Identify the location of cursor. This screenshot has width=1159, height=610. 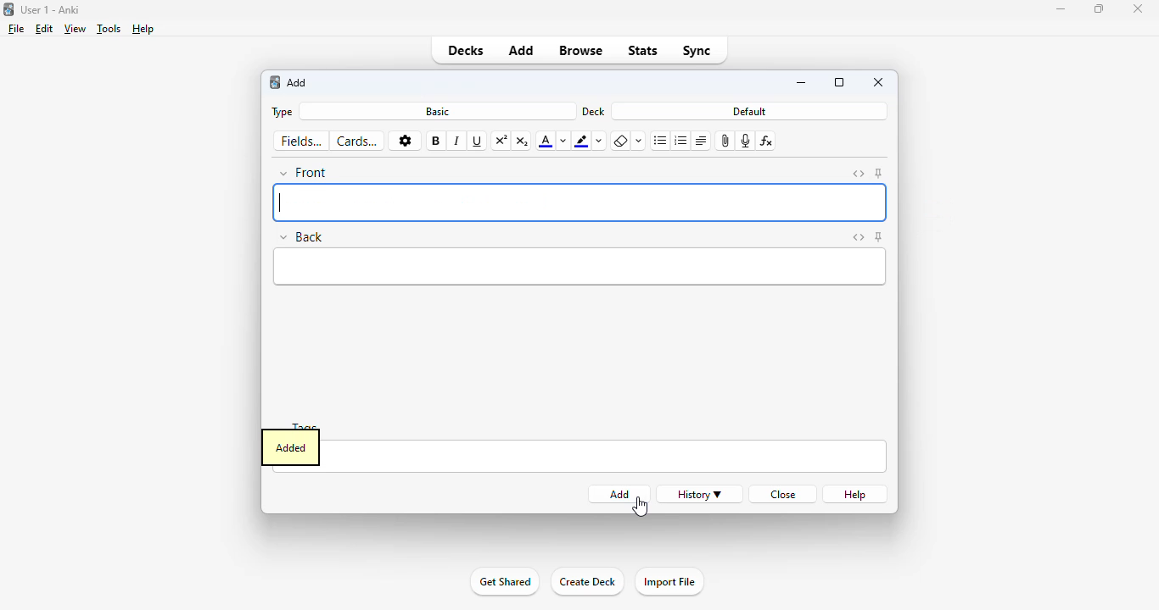
(640, 507).